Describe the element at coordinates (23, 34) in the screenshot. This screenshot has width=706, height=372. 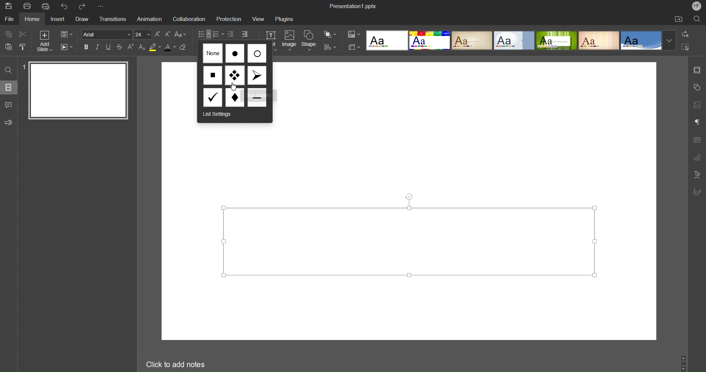
I see `Cut` at that location.